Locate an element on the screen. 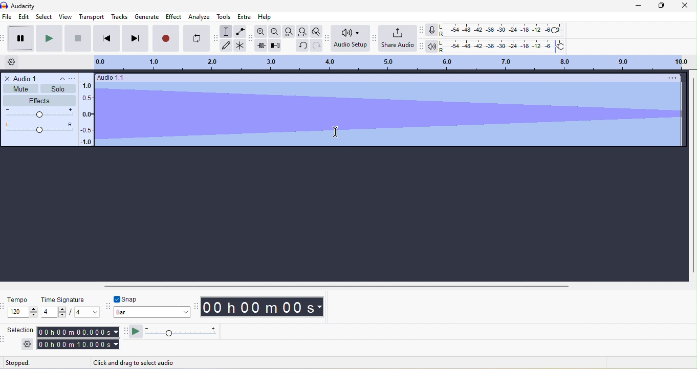 Image resolution: width=697 pixels, height=369 pixels. skip to start is located at coordinates (105, 39).